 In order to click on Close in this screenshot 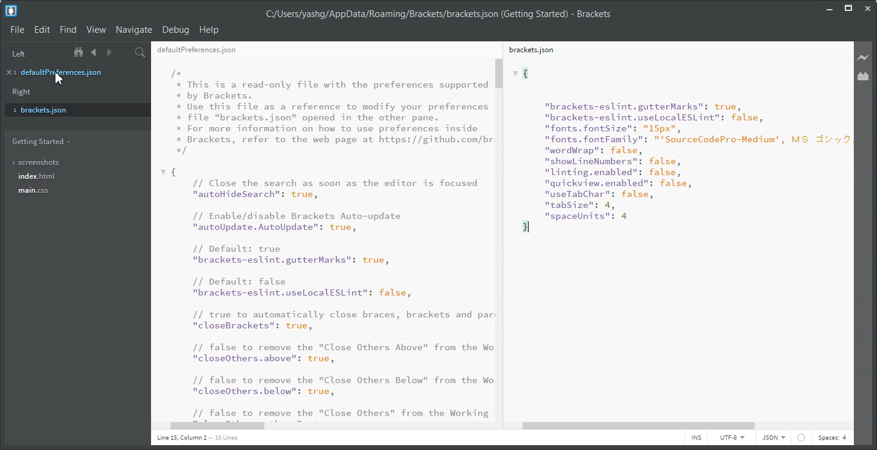, I will do `click(867, 9)`.